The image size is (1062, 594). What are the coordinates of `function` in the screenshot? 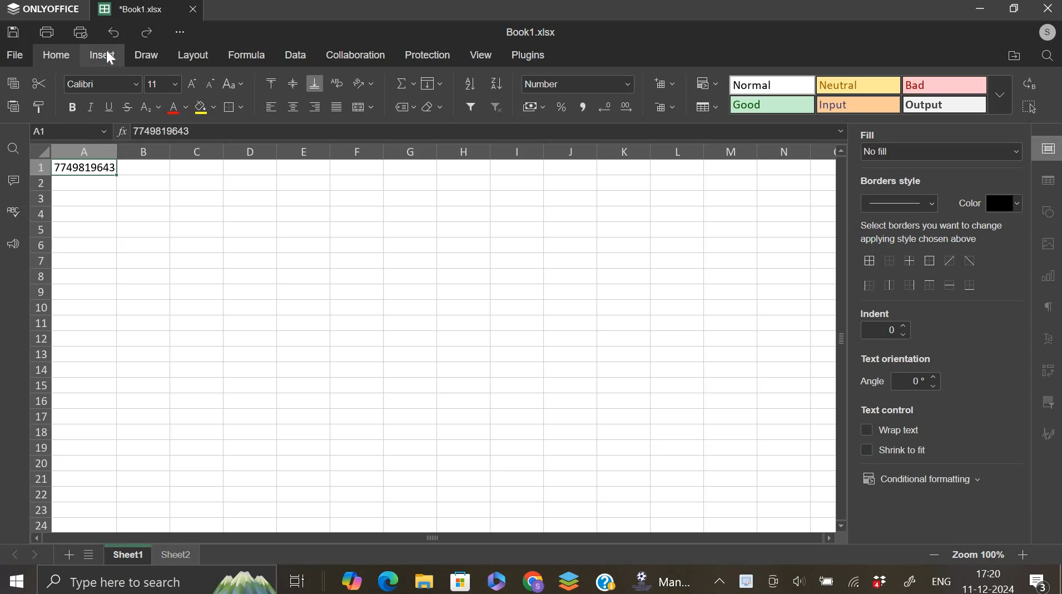 It's located at (121, 130).